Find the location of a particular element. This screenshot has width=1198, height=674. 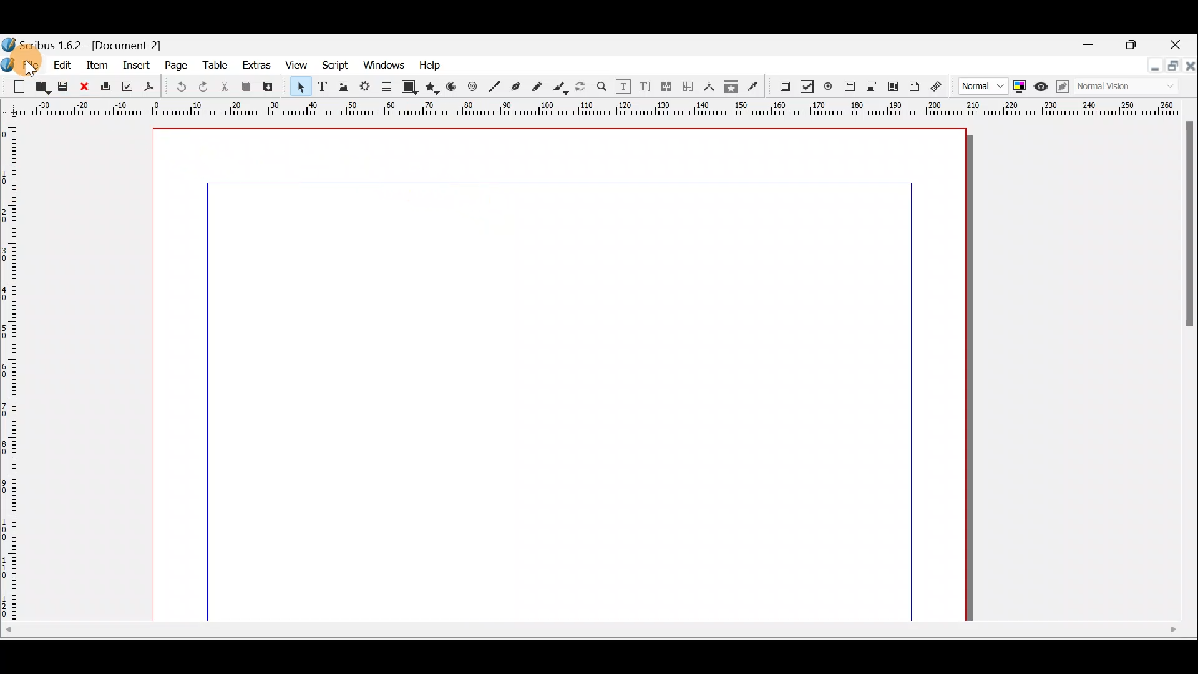

Edit is located at coordinates (62, 66).